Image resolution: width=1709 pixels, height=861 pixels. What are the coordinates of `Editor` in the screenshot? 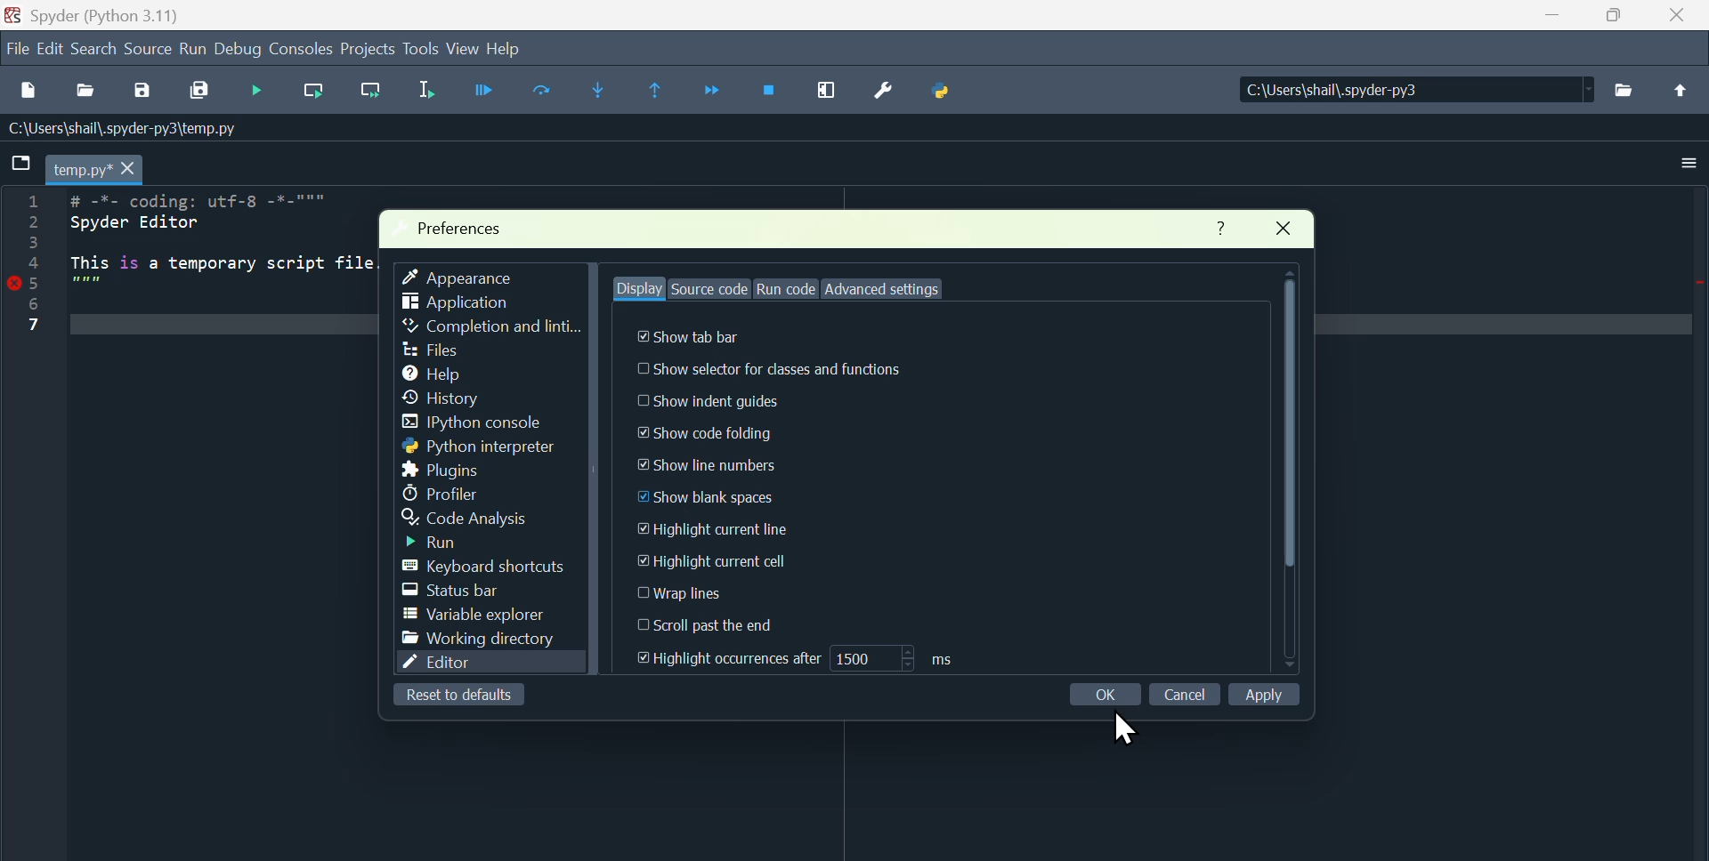 It's located at (460, 665).